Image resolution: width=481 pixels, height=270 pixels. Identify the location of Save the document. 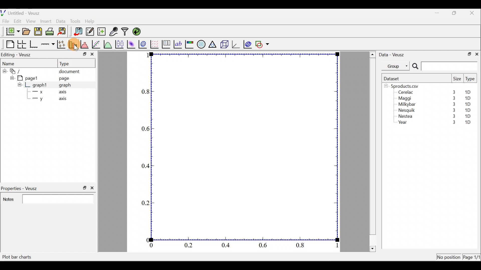
(39, 32).